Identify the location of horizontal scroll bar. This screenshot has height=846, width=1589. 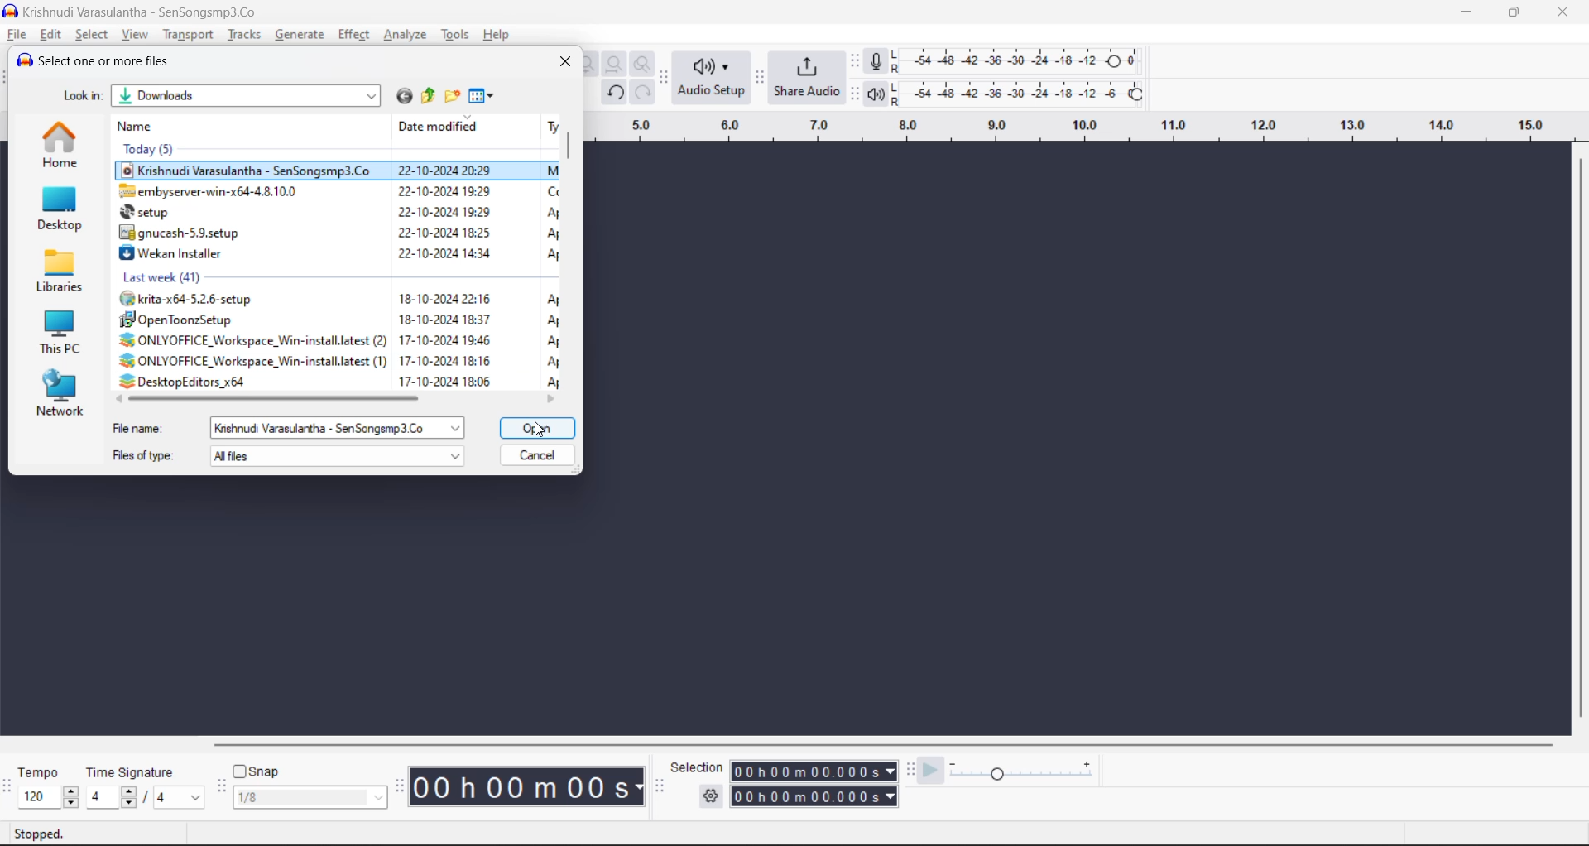
(281, 399).